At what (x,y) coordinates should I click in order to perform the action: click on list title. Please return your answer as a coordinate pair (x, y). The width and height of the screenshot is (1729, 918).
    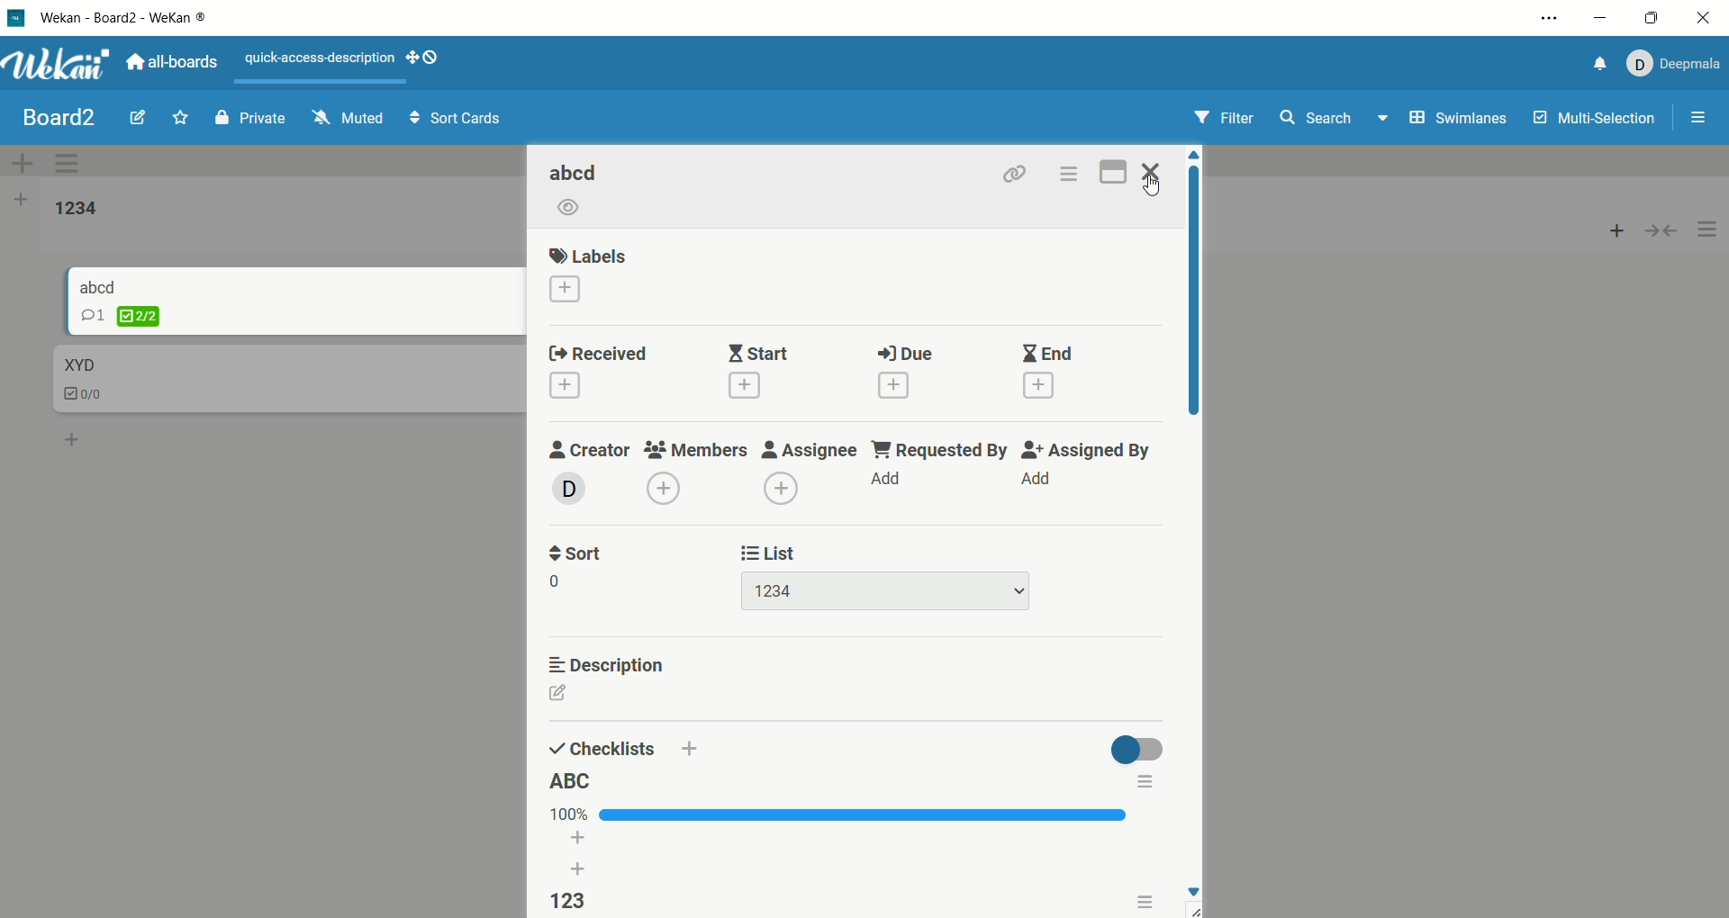
    Looking at the image, I should click on (576, 775).